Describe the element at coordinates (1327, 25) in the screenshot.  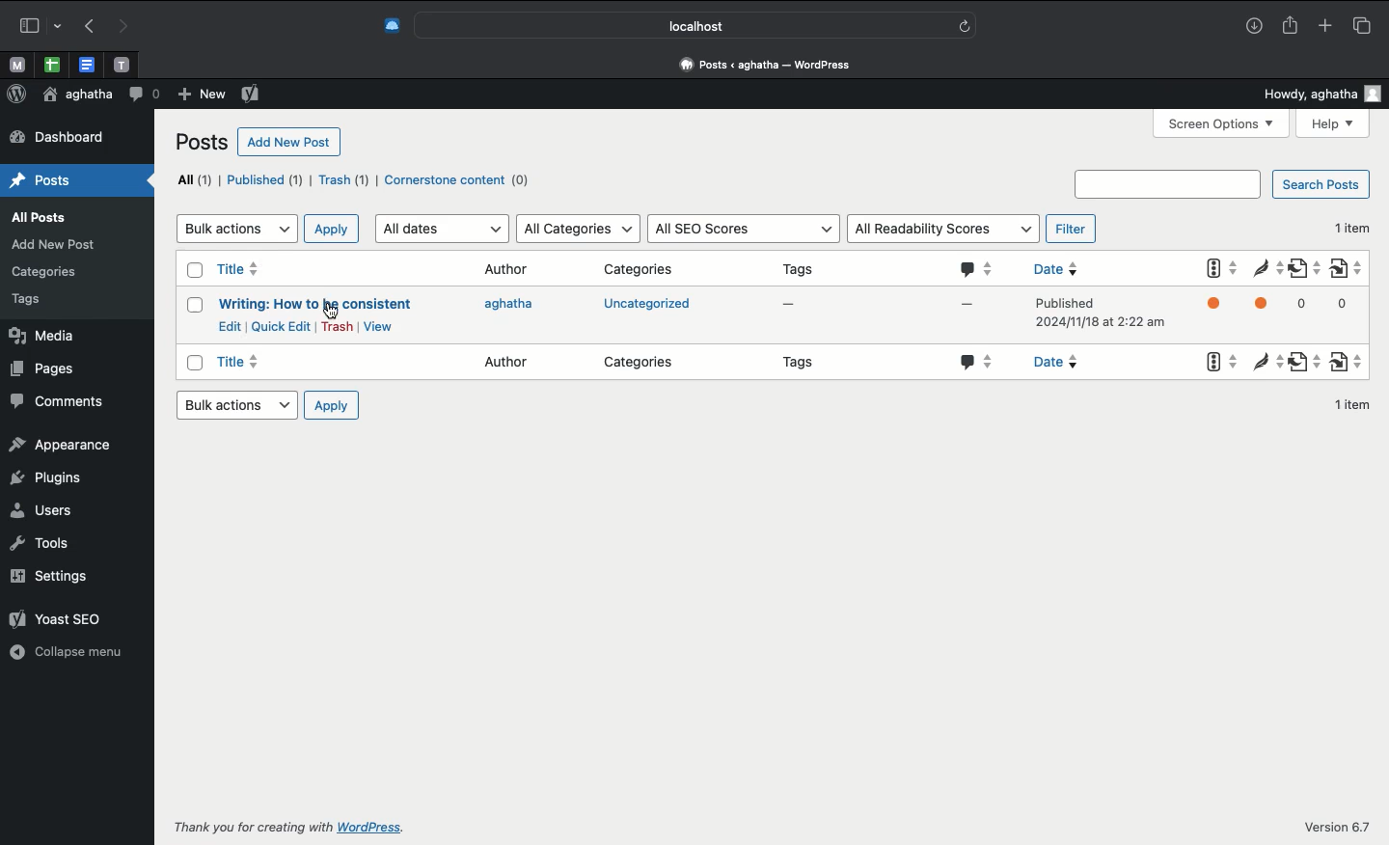
I see `Add new tab` at that location.